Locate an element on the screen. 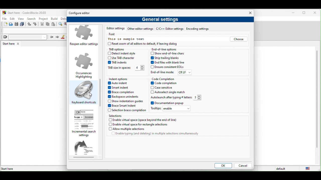  next  is located at coordinates (57, 37).